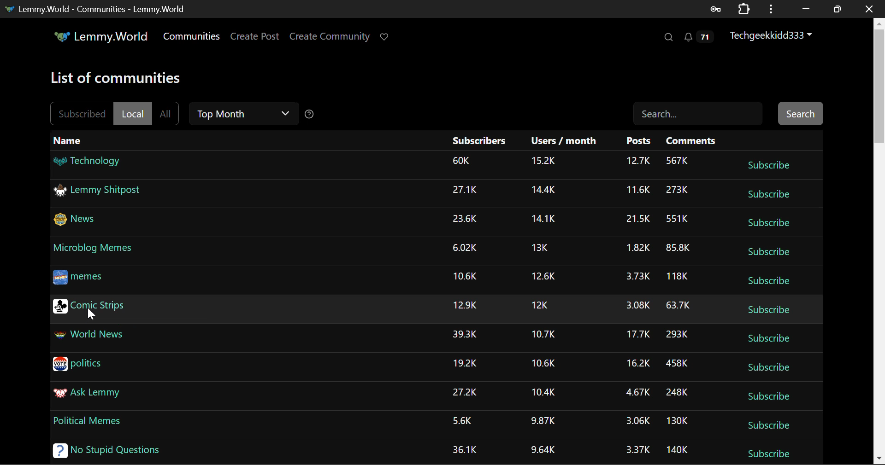 The width and height of the screenshot is (885, 465). Describe the element at coordinates (560, 142) in the screenshot. I see `Users/month` at that location.